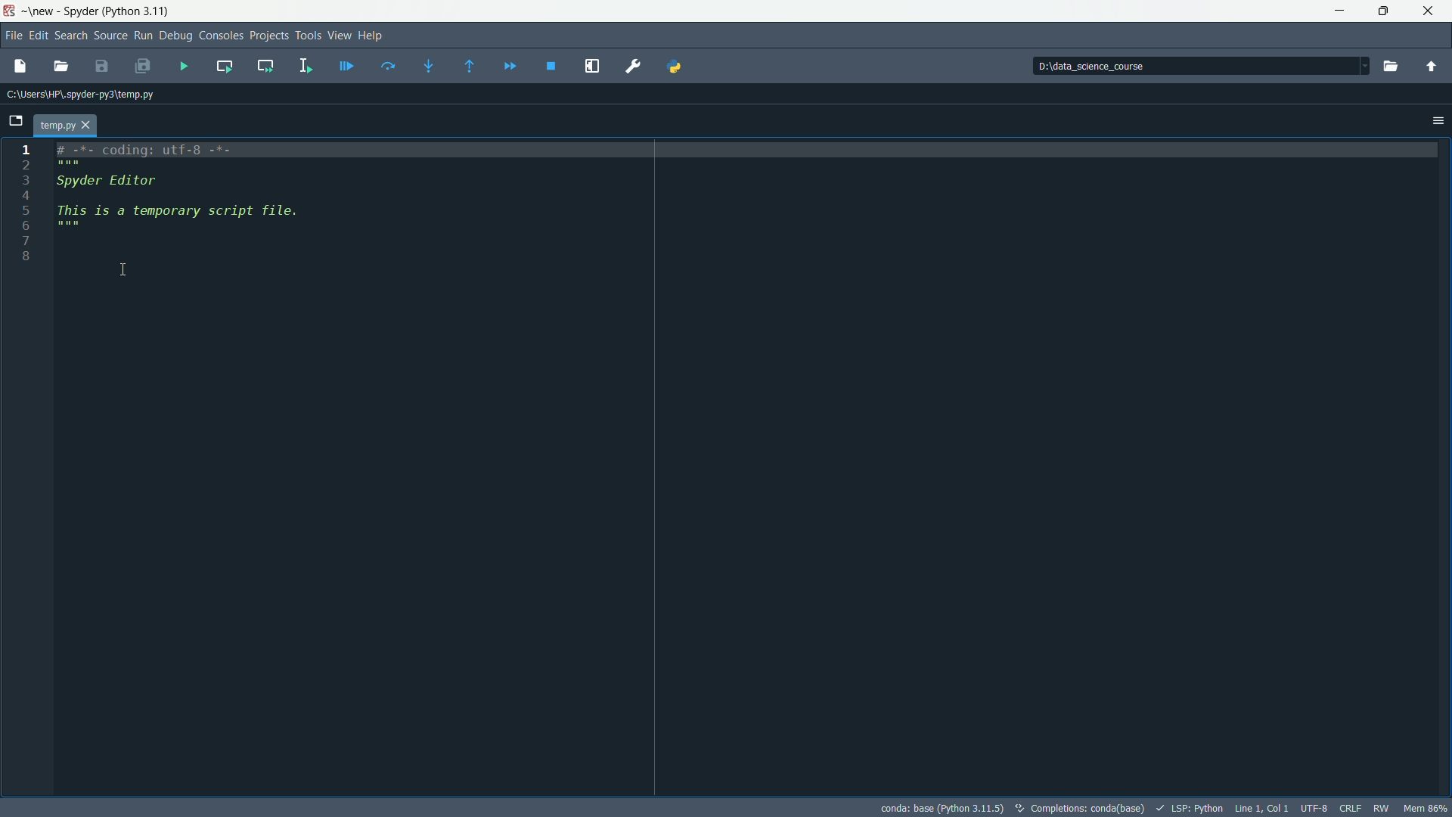 The width and height of the screenshot is (1452, 817). I want to click on 5 This is a temporarv script file., so click(178, 210).